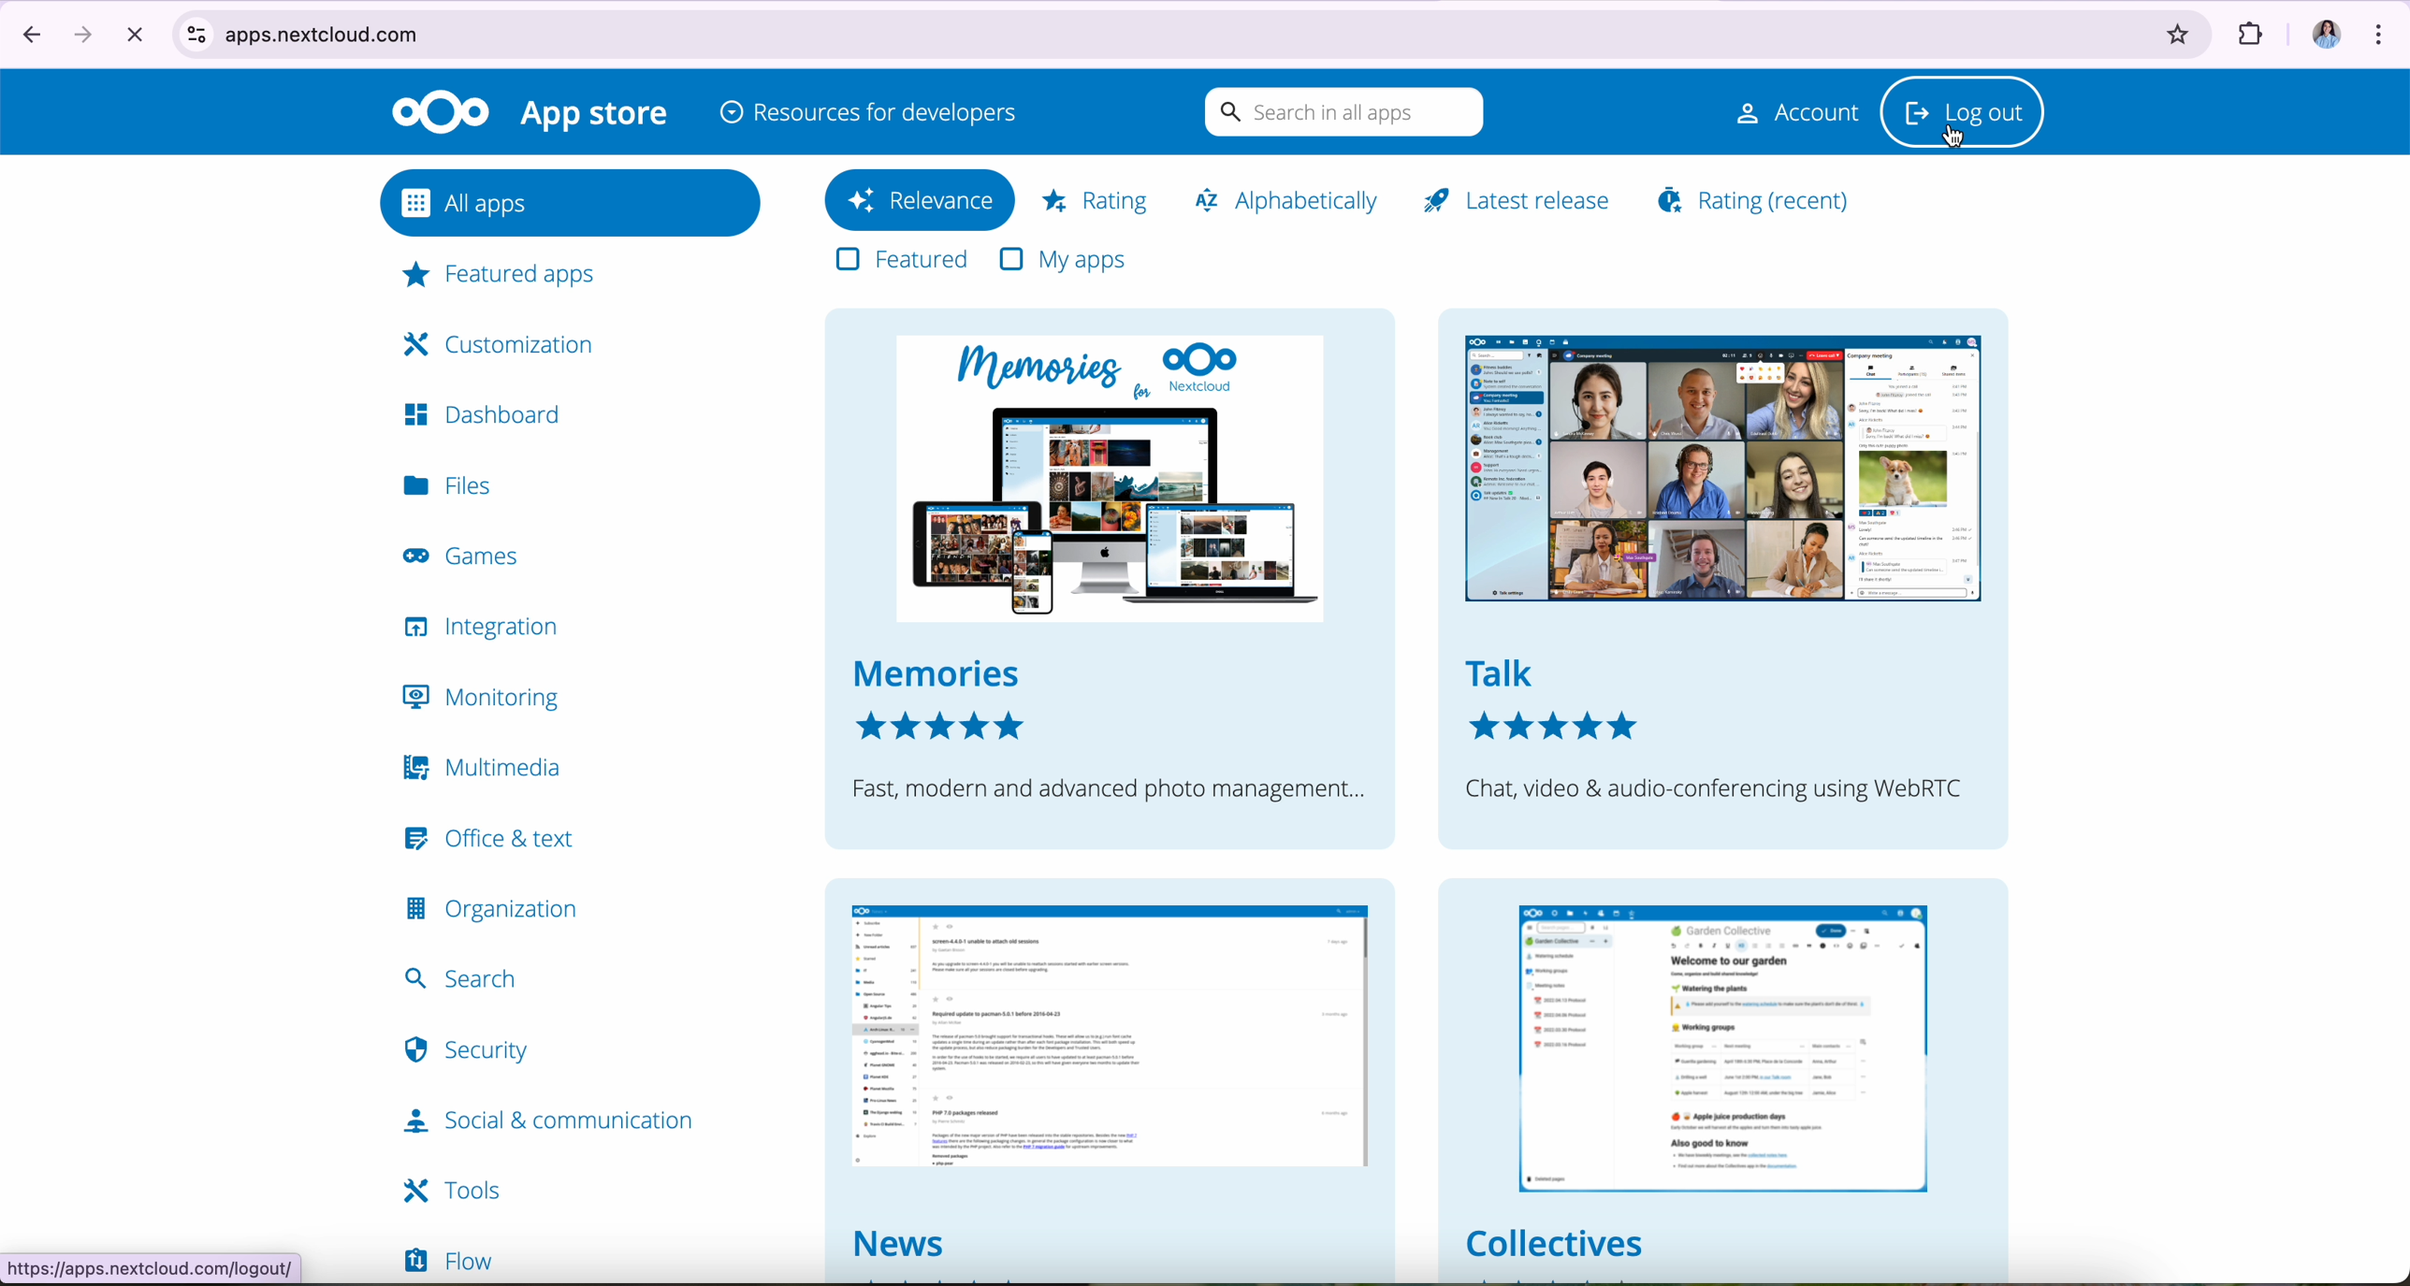 Image resolution: width=2410 pixels, height=1286 pixels. I want to click on memories nextcloud memories fast, modern and advanced photo management.., so click(1102, 580).